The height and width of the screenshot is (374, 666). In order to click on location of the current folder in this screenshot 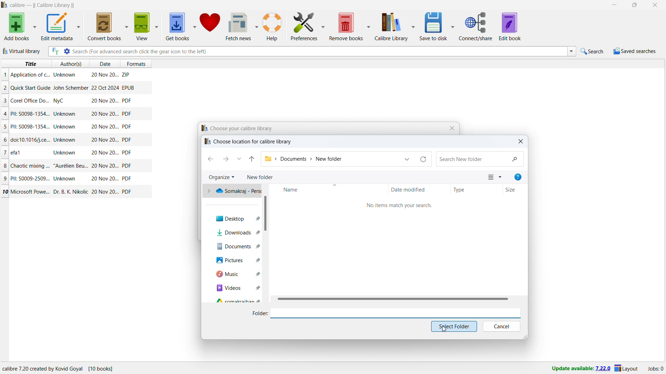, I will do `click(330, 159)`.